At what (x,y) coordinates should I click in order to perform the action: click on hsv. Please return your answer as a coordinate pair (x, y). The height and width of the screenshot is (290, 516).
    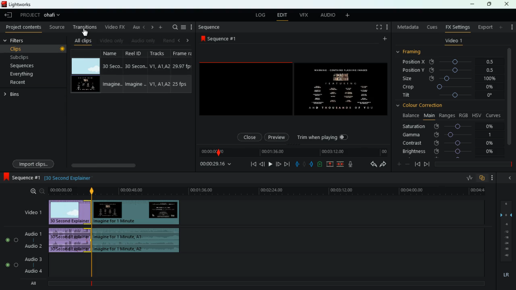
    Looking at the image, I should click on (476, 115).